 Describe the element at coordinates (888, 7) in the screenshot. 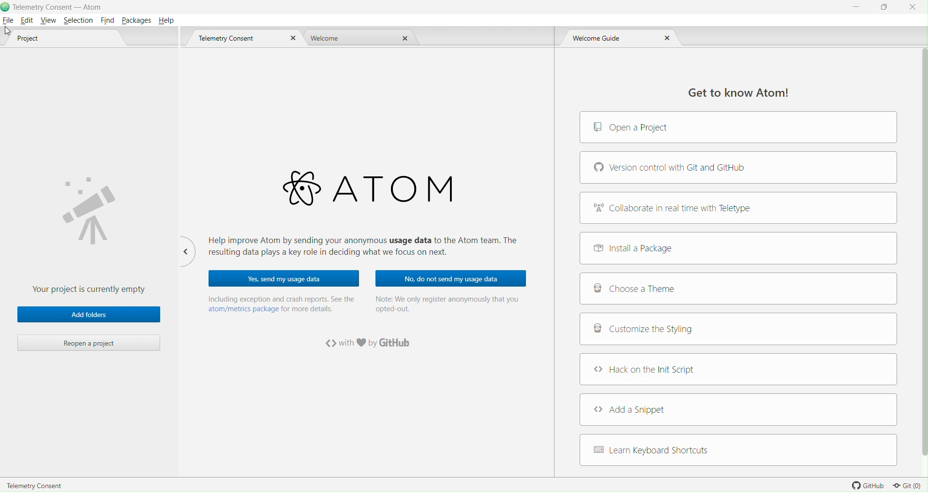

I see `Restore Down` at that location.